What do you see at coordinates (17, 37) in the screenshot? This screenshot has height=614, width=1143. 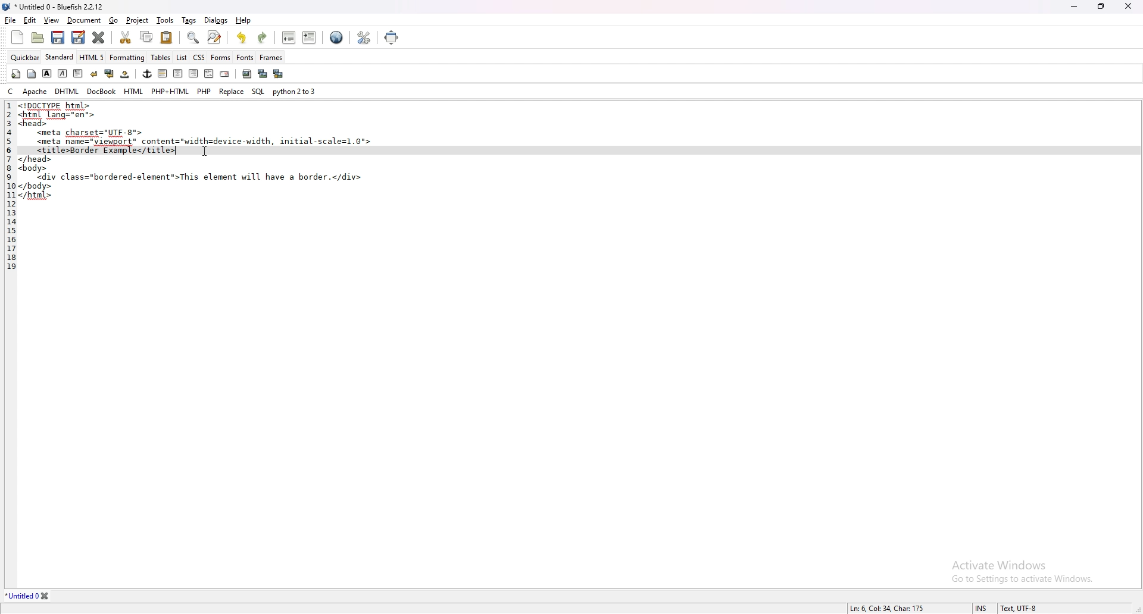 I see `new` at bounding box center [17, 37].